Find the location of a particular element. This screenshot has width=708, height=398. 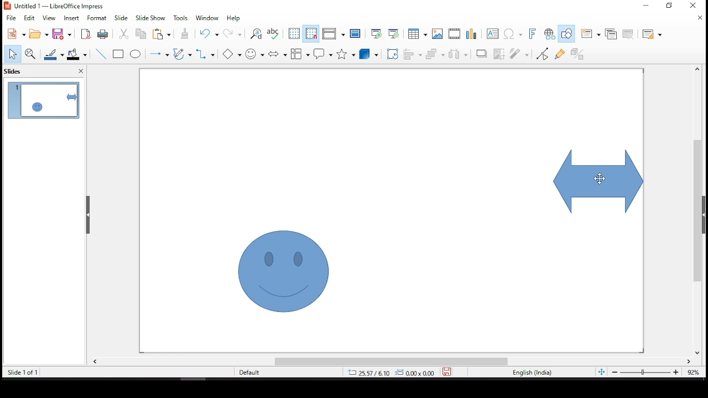

rectangle is located at coordinates (119, 55).